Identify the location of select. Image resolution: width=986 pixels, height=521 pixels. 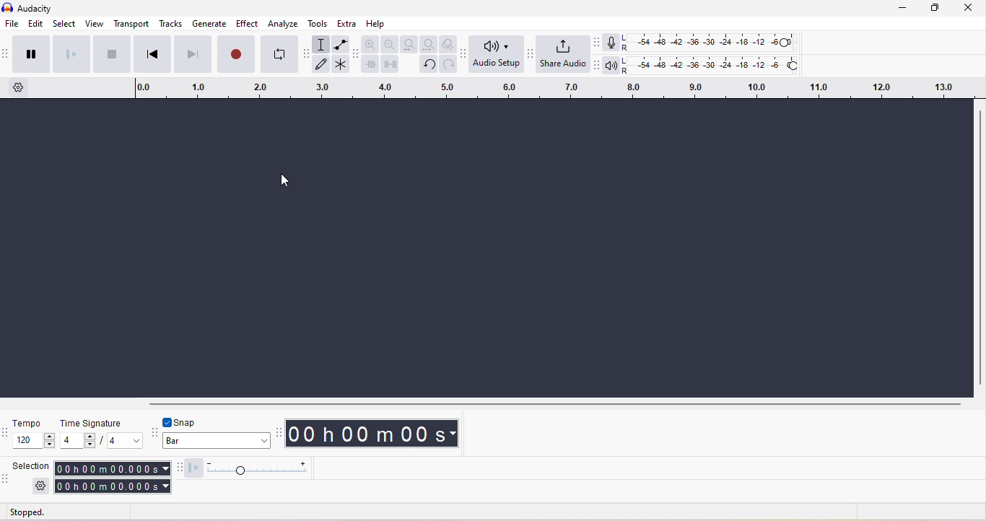
(64, 23).